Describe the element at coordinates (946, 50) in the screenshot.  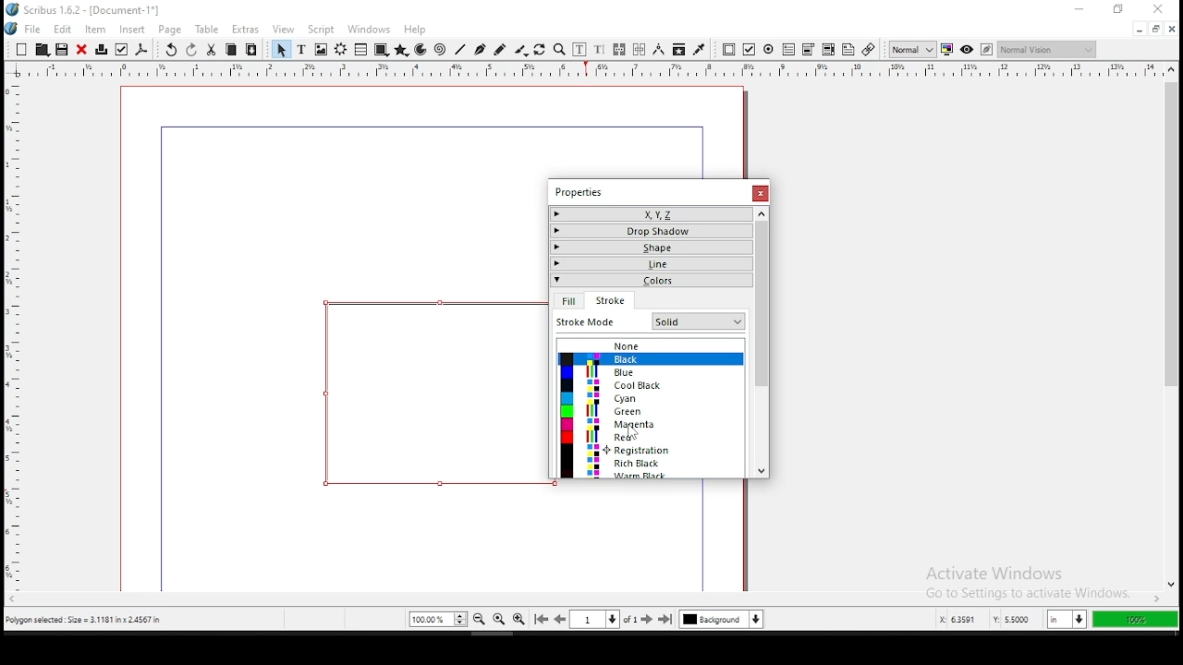
I see `toggle color management system` at that location.